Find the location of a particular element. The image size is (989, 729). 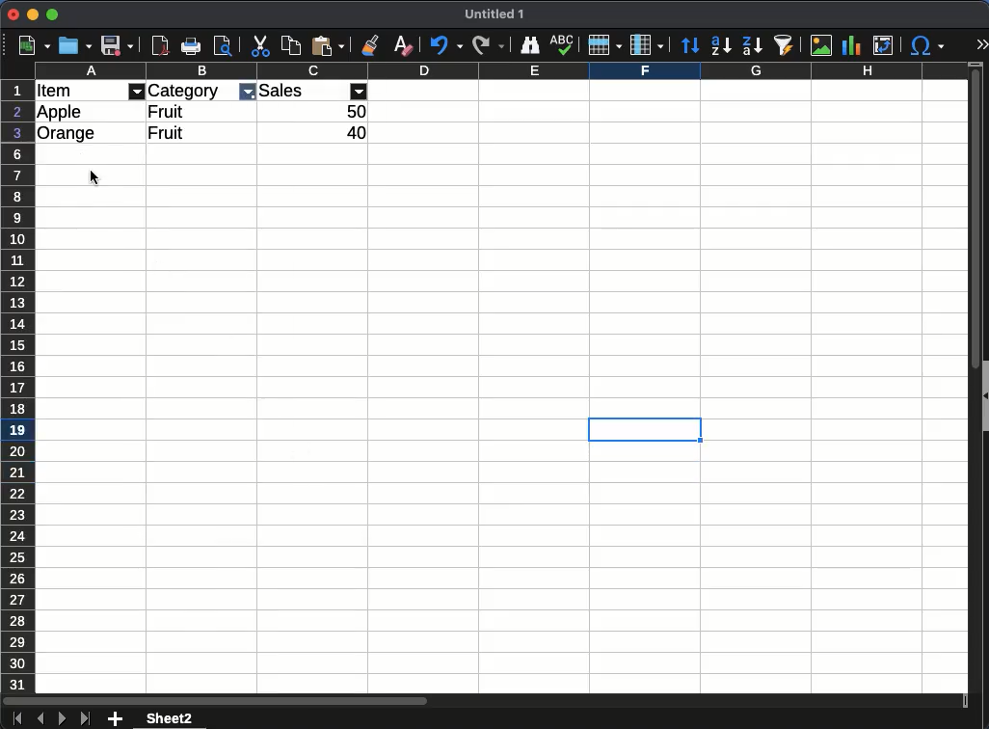

redo is located at coordinates (488, 46).